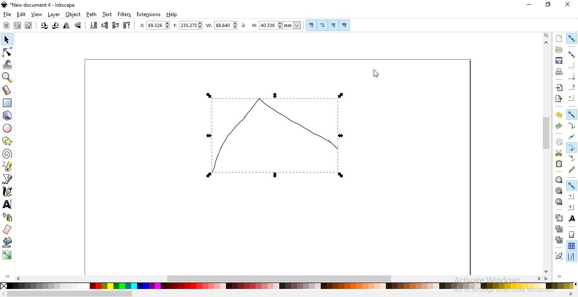  What do you see at coordinates (345, 25) in the screenshot?
I see `move patterns along with objects` at bounding box center [345, 25].